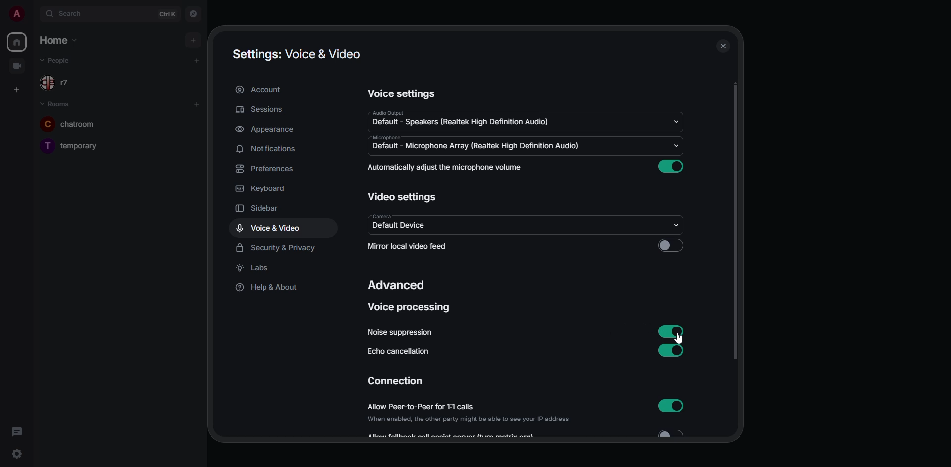 The width and height of the screenshot is (951, 467). What do you see at coordinates (411, 247) in the screenshot?
I see `mirror local video feed` at bounding box center [411, 247].